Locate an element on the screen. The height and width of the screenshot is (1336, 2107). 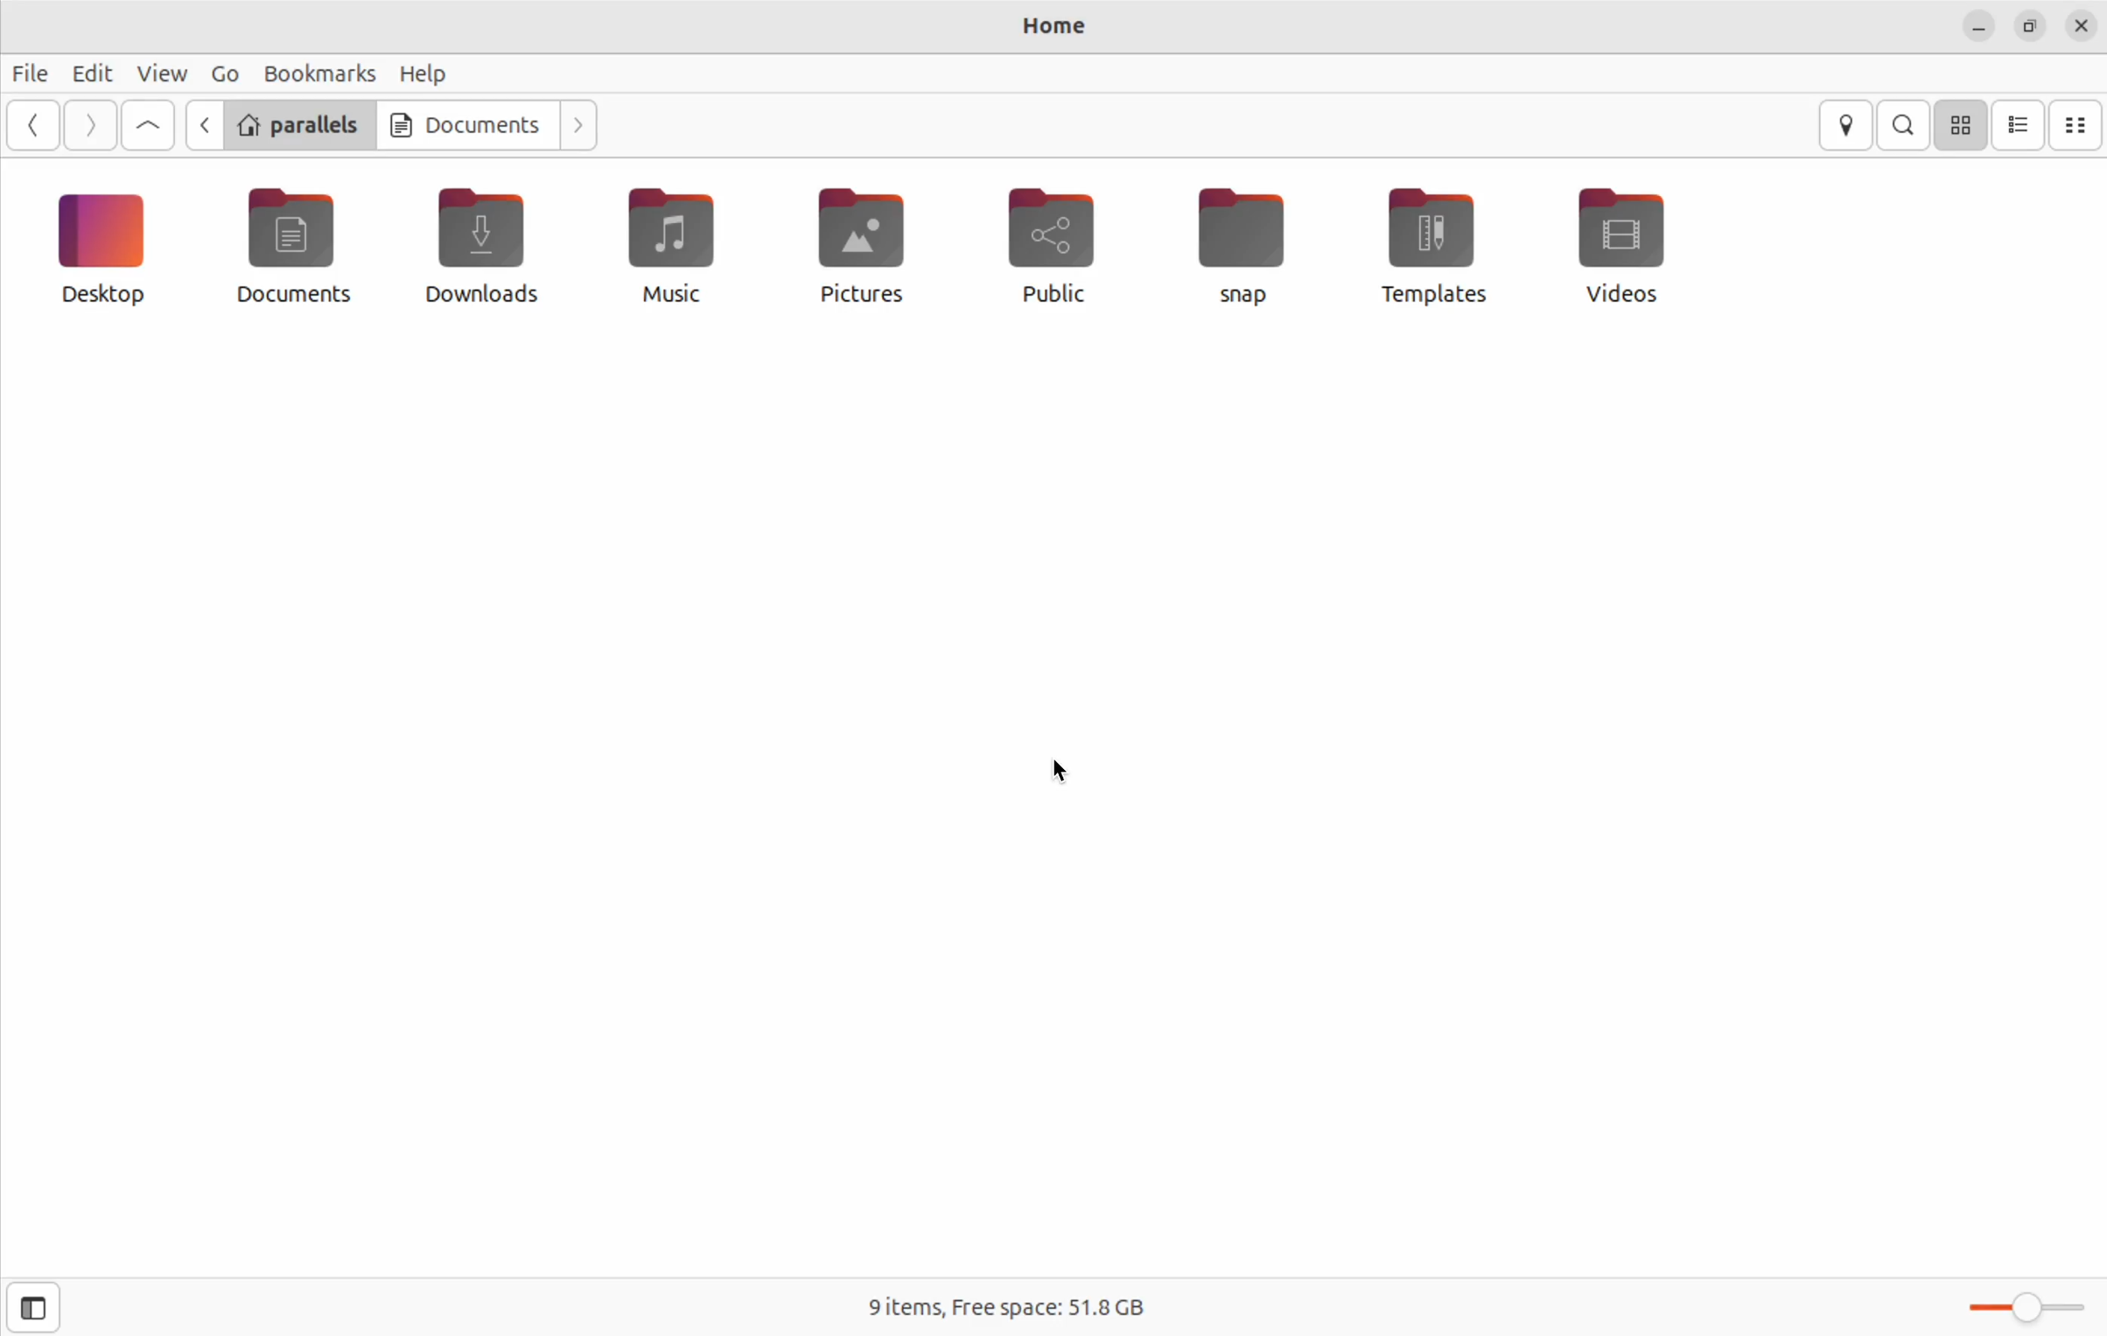
location is located at coordinates (1850, 126).